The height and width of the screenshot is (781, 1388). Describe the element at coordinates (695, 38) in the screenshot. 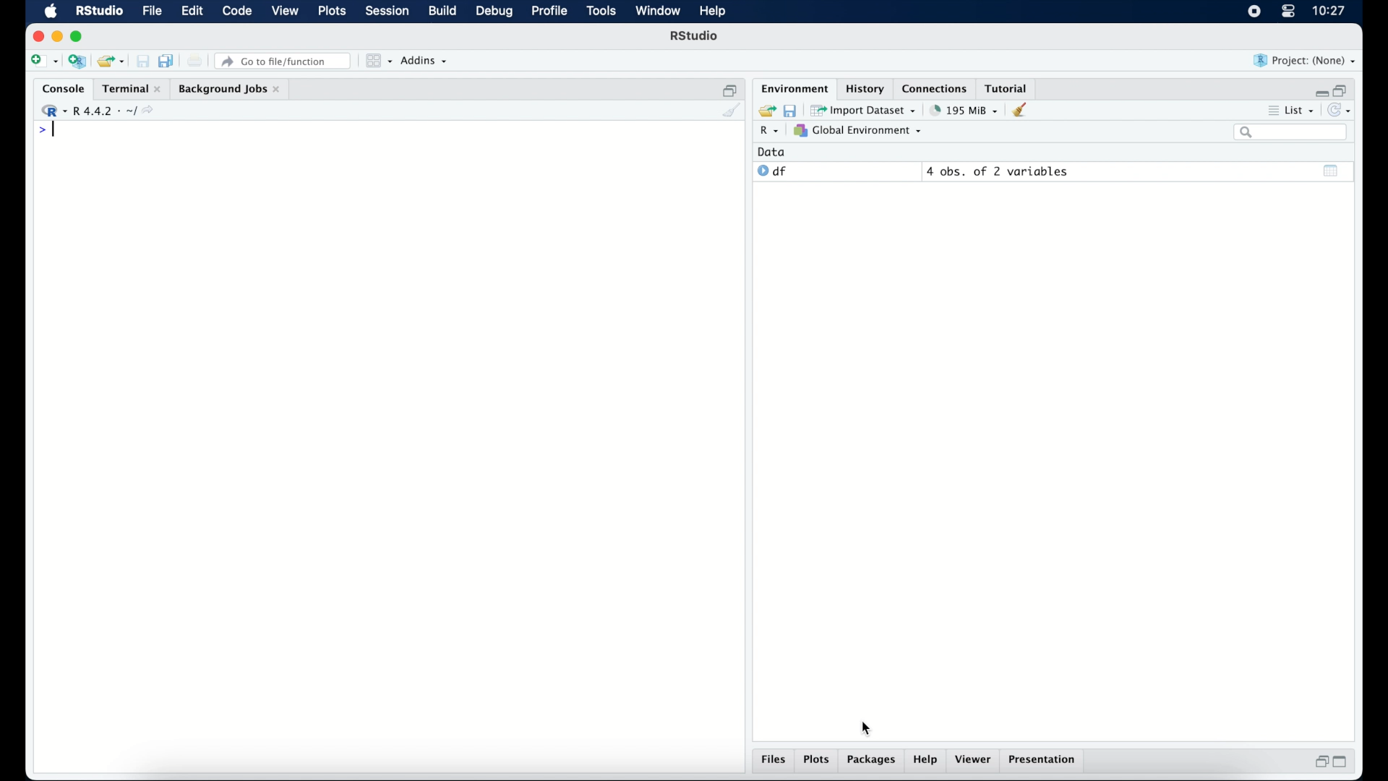

I see `R Studio` at that location.